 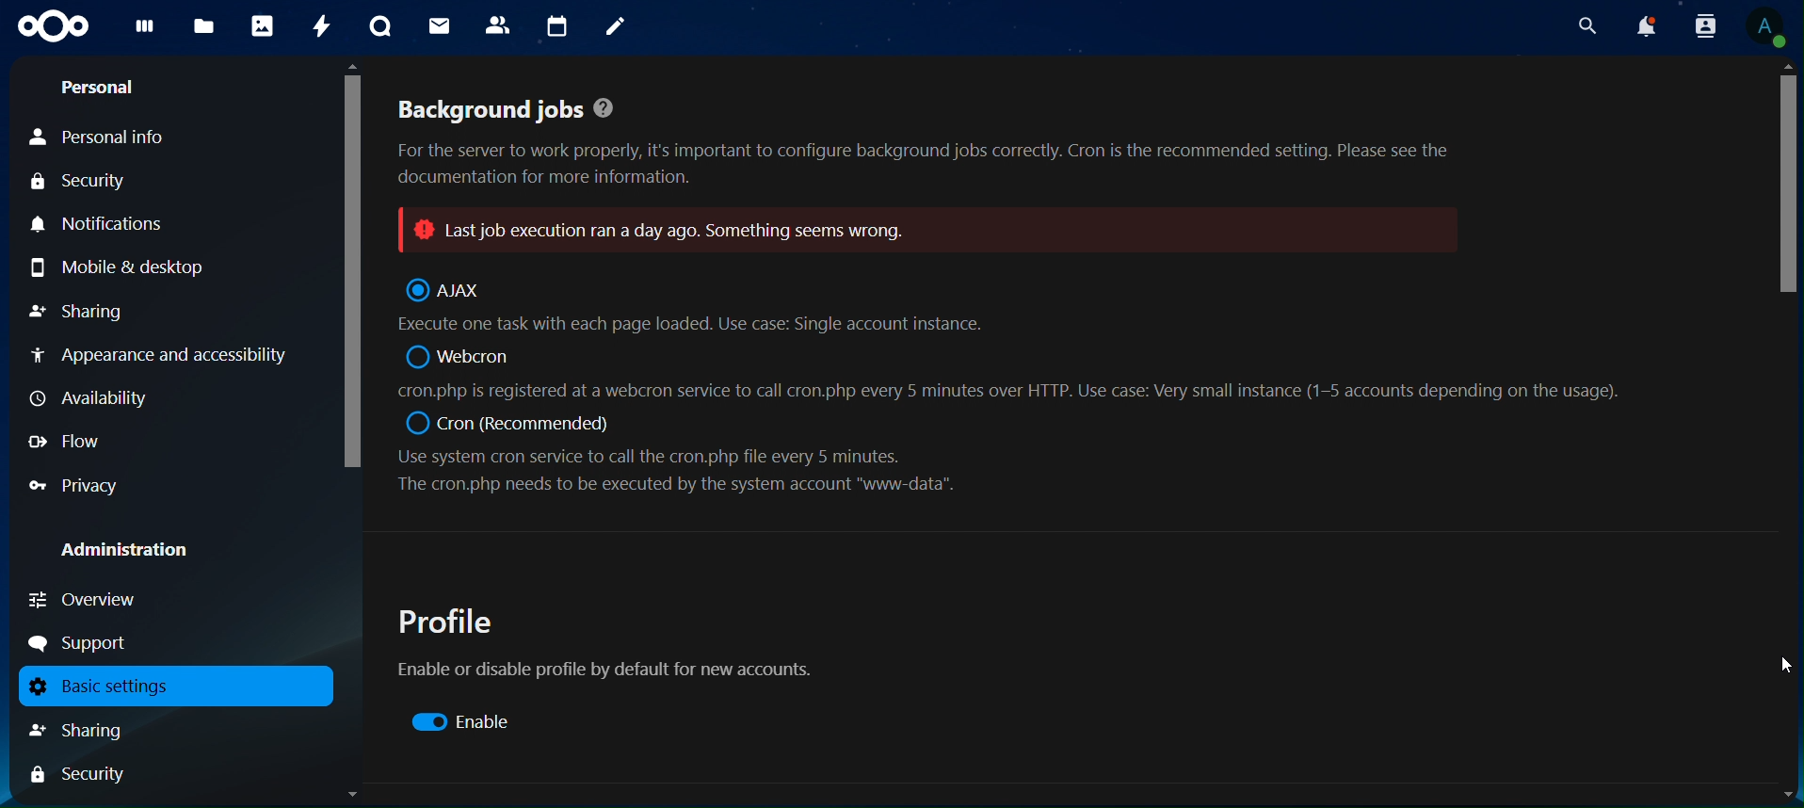 What do you see at coordinates (560, 26) in the screenshot?
I see `calendar` at bounding box center [560, 26].